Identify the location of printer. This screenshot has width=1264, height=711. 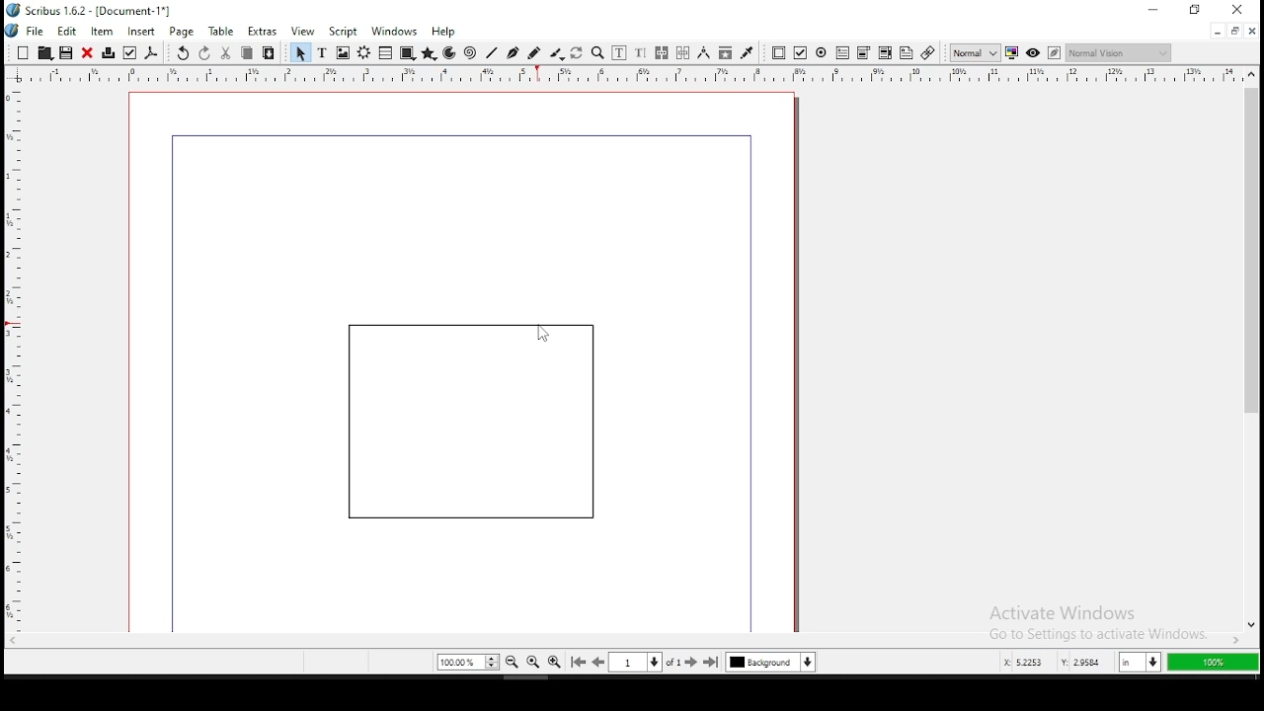
(108, 53).